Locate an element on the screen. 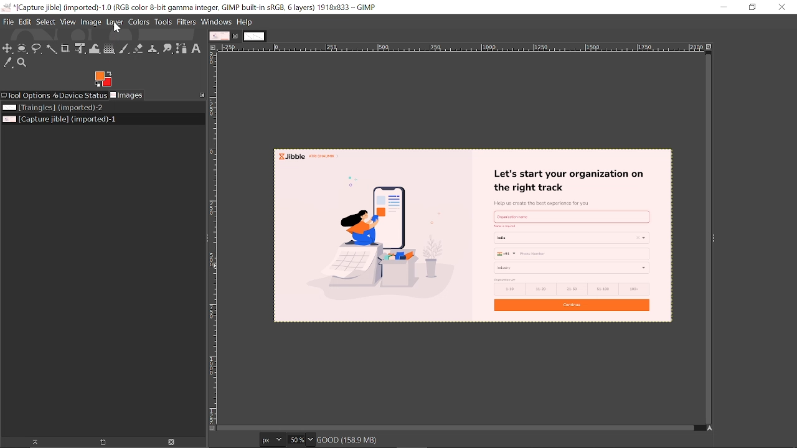  New display for the image is located at coordinates (97, 443).